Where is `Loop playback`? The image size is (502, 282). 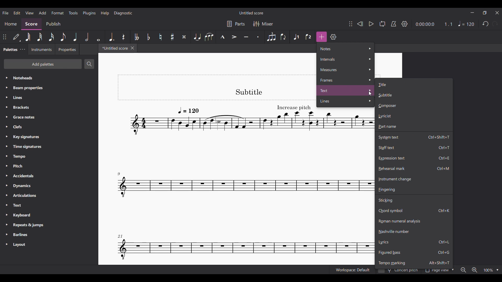
Loop playback is located at coordinates (383, 24).